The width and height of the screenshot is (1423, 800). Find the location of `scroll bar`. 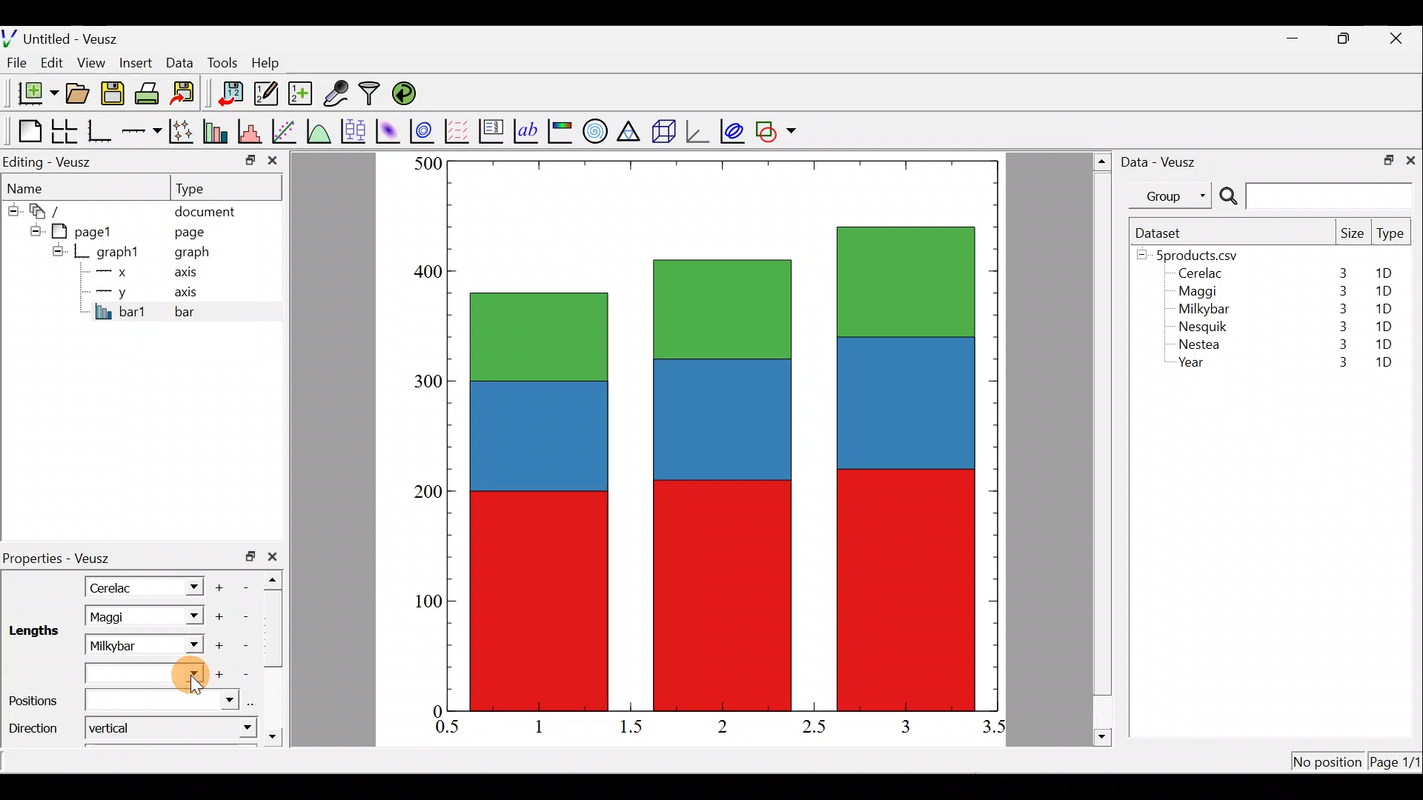

scroll bar is located at coordinates (277, 655).